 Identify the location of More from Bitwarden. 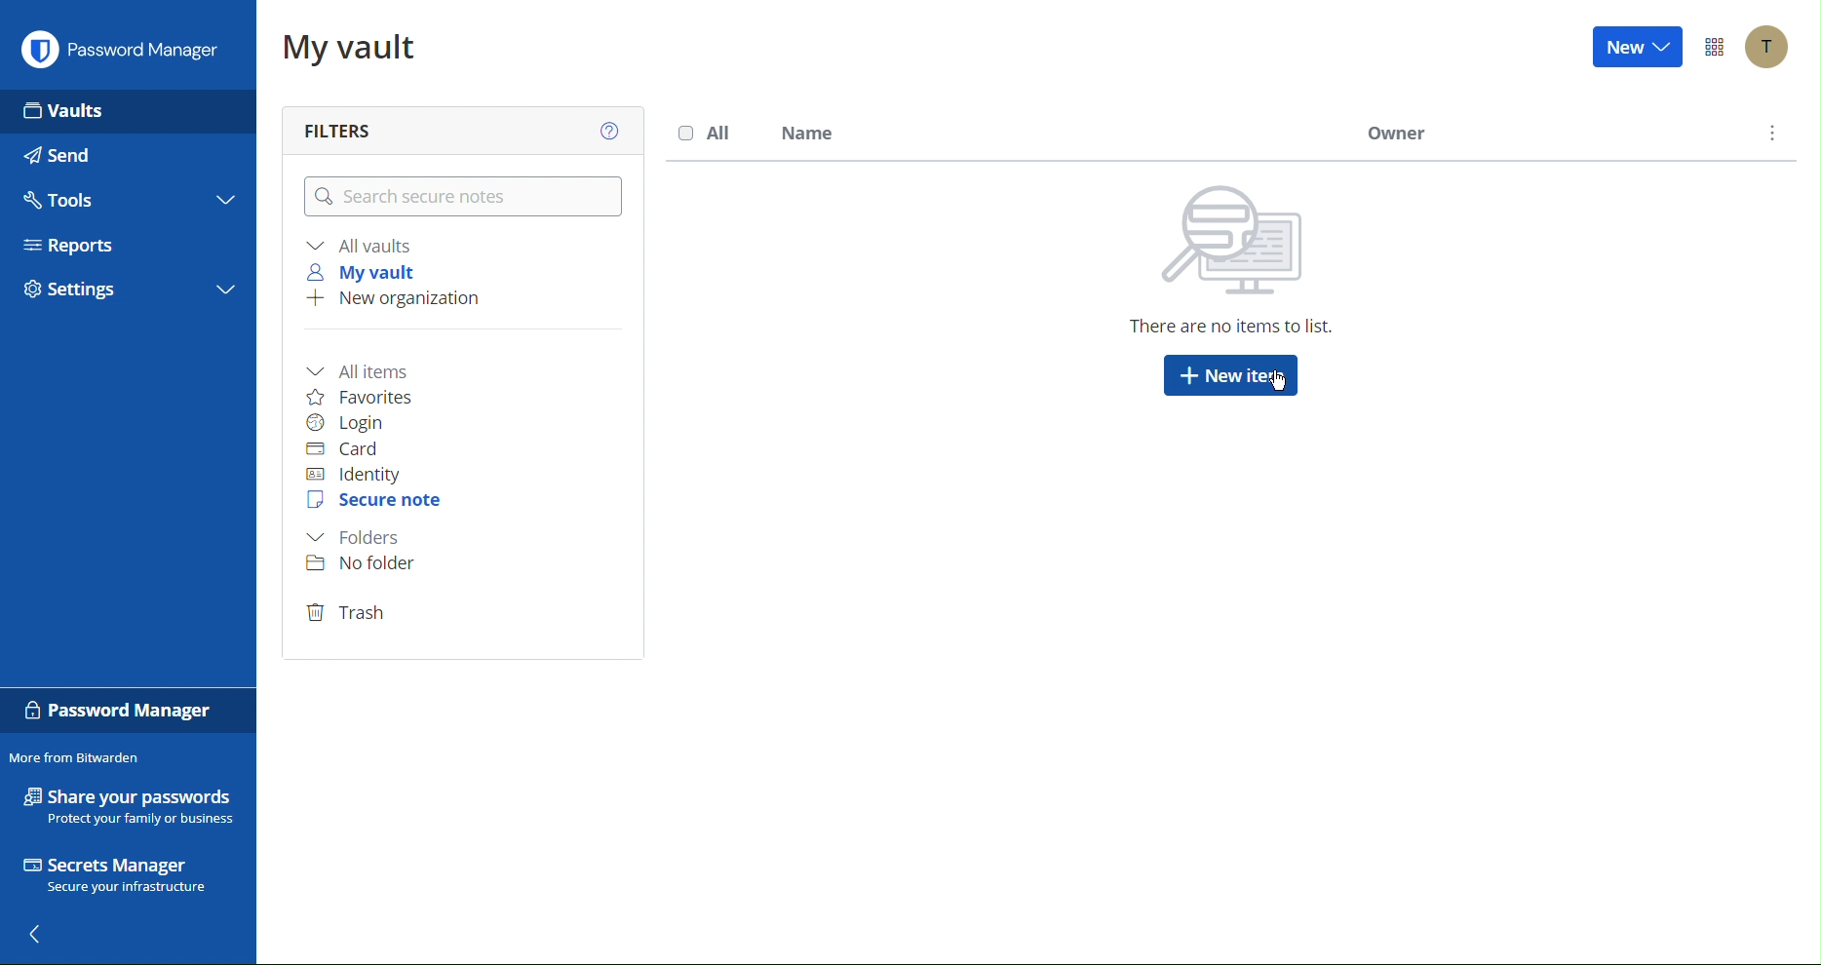
(81, 756).